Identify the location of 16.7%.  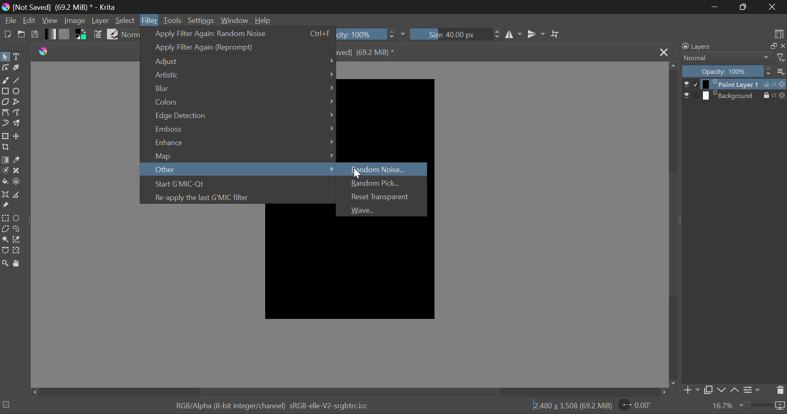
(724, 406).